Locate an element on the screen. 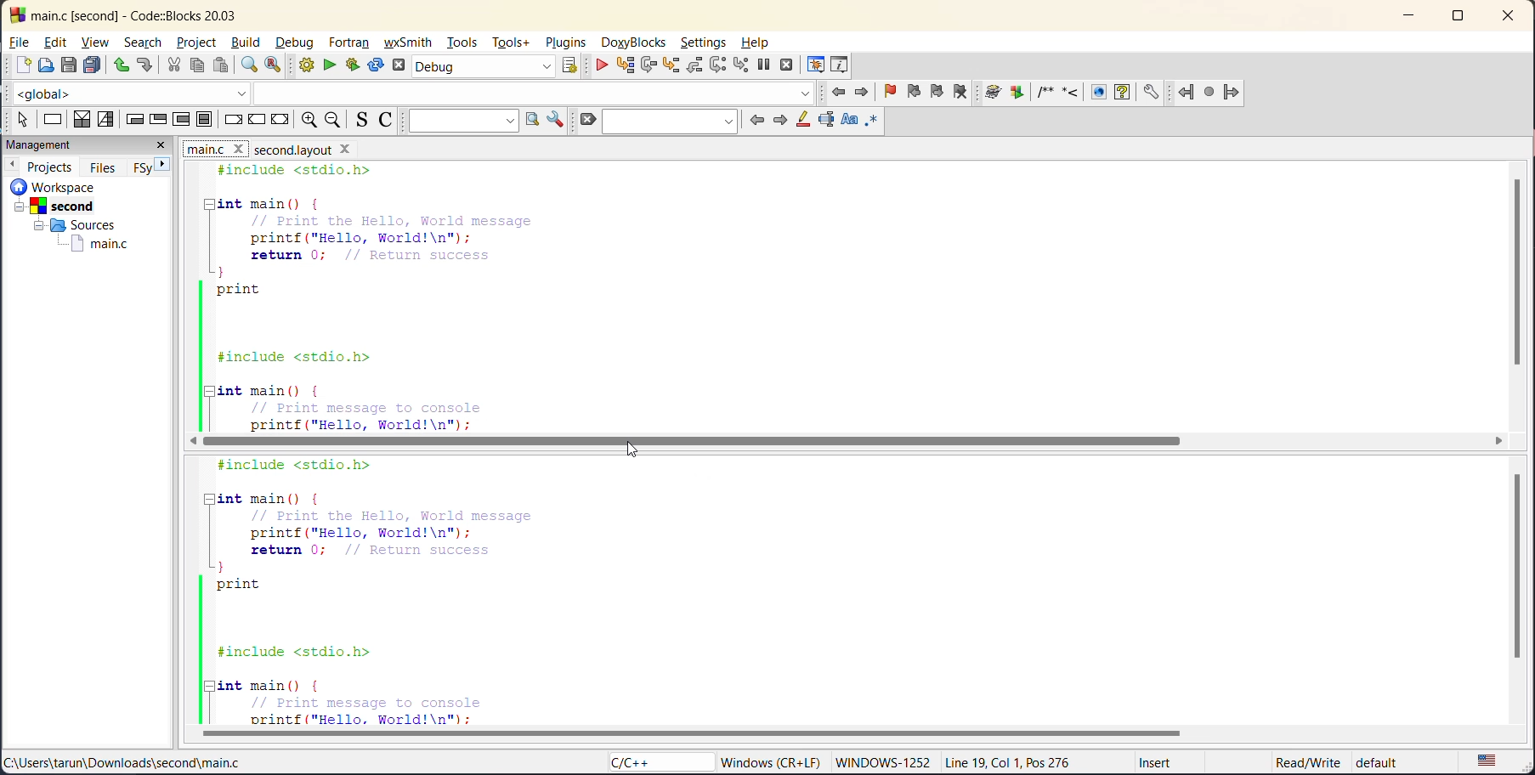  instruction is located at coordinates (53, 121).